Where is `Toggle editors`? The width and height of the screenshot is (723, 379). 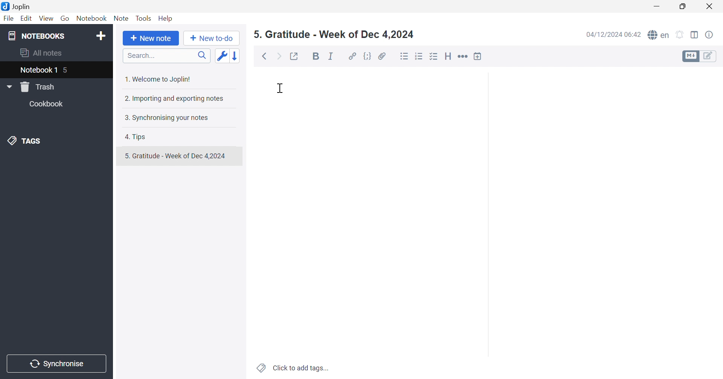 Toggle editors is located at coordinates (701, 57).